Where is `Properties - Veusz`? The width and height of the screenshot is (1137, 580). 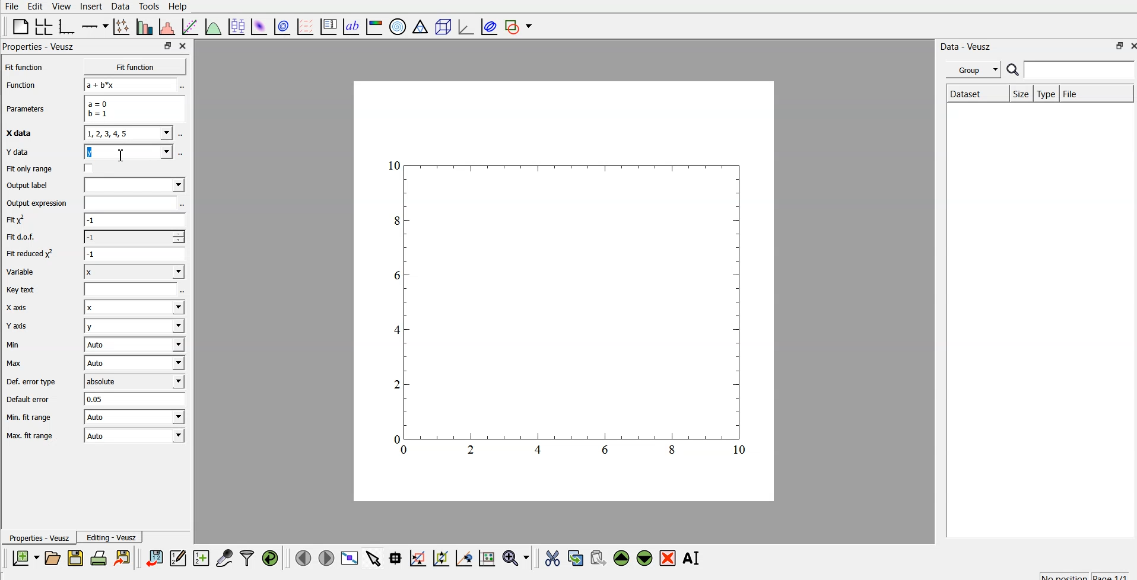
Properties - Veusz is located at coordinates (39, 537).